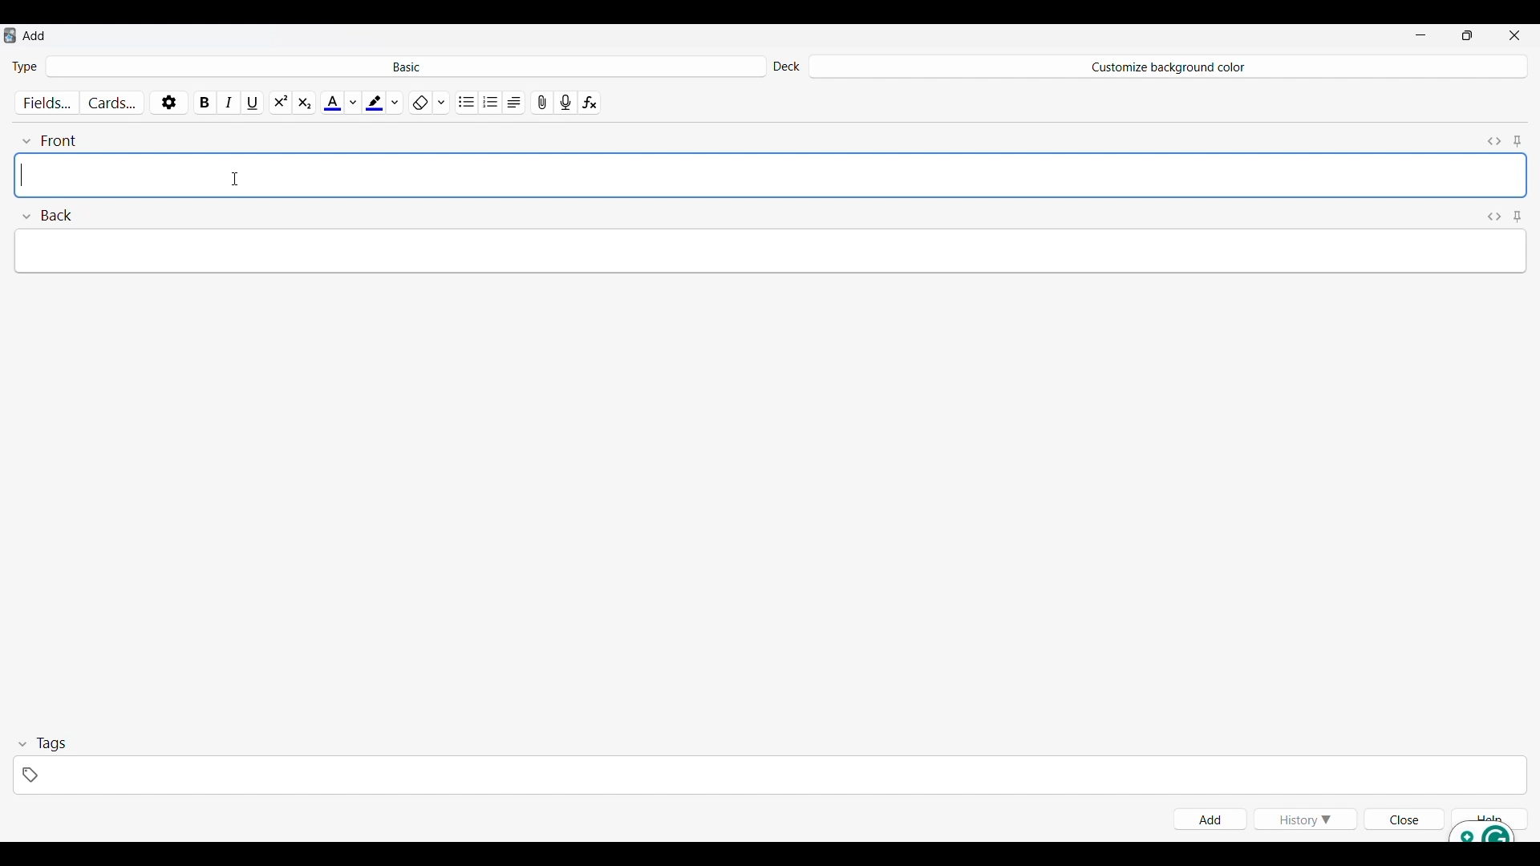  What do you see at coordinates (35, 35) in the screenshot?
I see `Window name` at bounding box center [35, 35].